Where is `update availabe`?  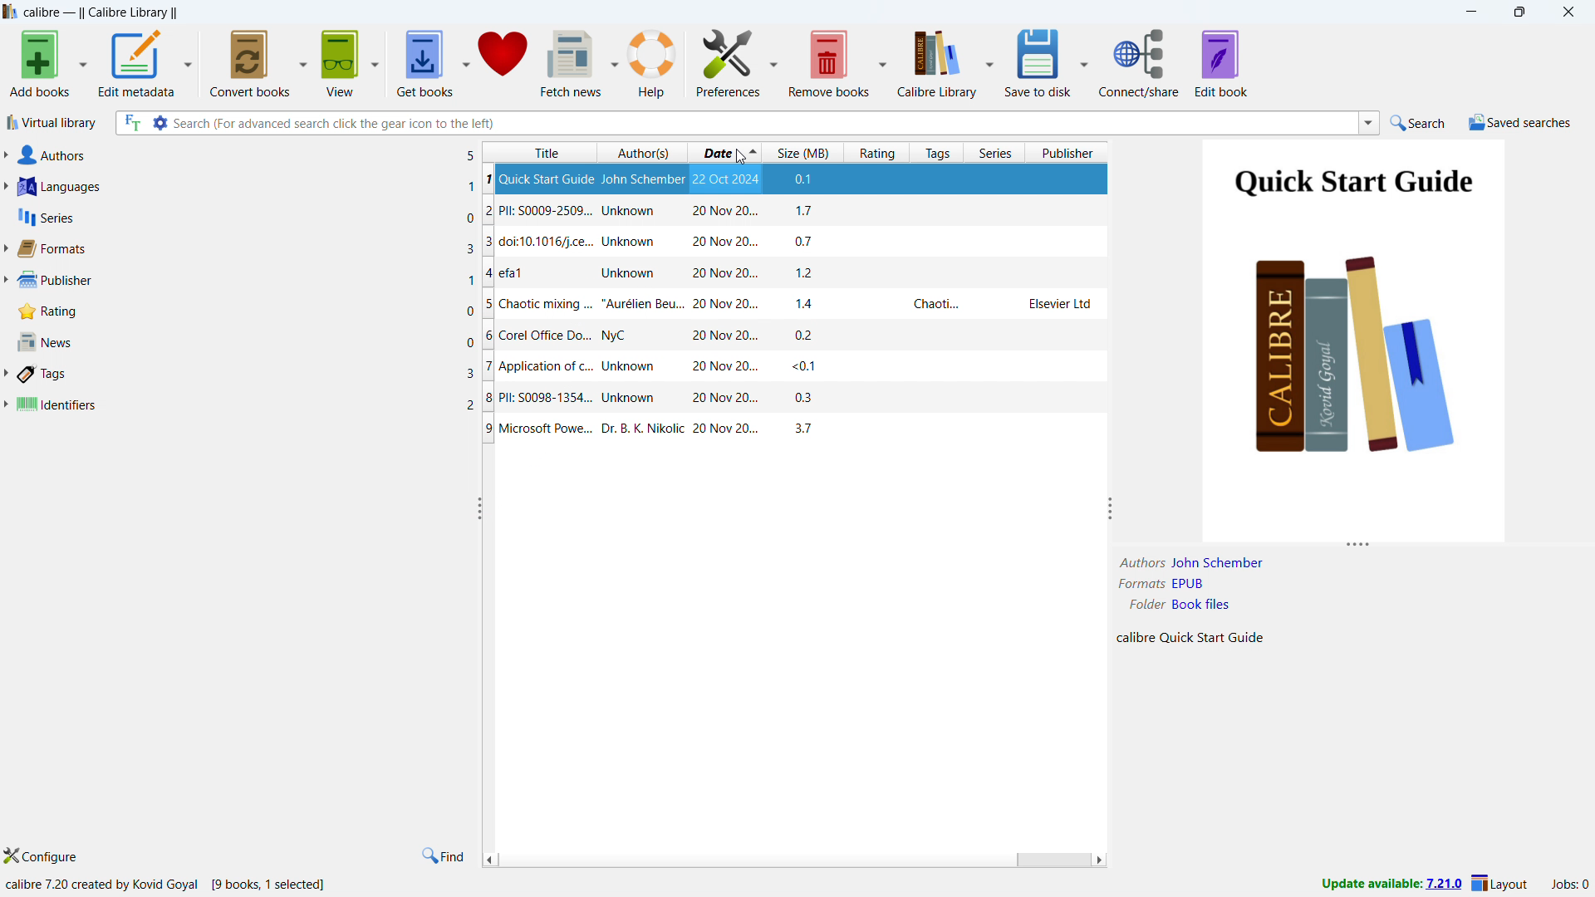
update availabe is located at coordinates (1391, 885).